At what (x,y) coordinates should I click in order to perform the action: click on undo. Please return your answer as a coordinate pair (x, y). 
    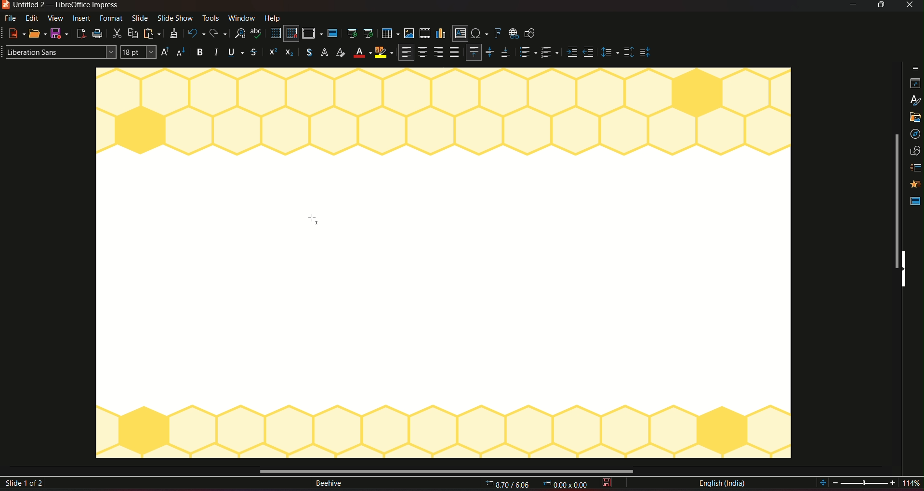
    Looking at the image, I should click on (196, 33).